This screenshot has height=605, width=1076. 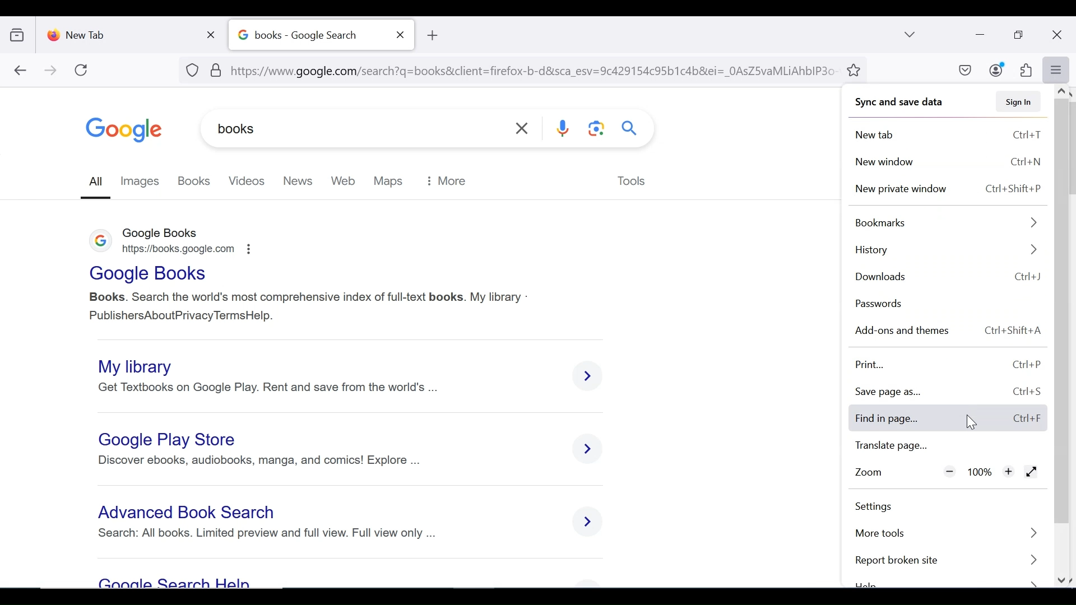 I want to click on get the textbooks on Google Play. Rent and save from the world's finest, so click(x=272, y=388).